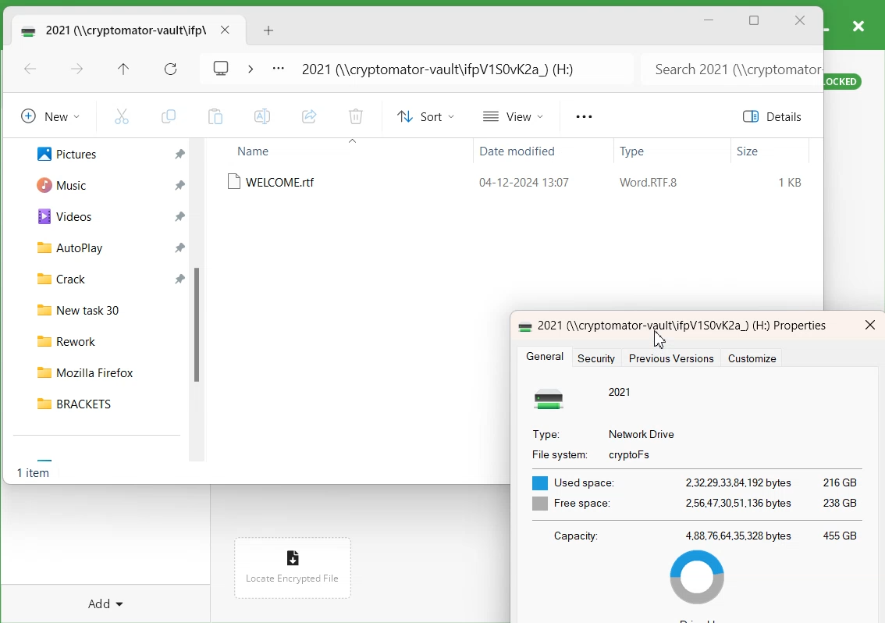 The width and height of the screenshot is (885, 623). What do you see at coordinates (522, 325) in the screenshot?
I see `icon` at bounding box center [522, 325].